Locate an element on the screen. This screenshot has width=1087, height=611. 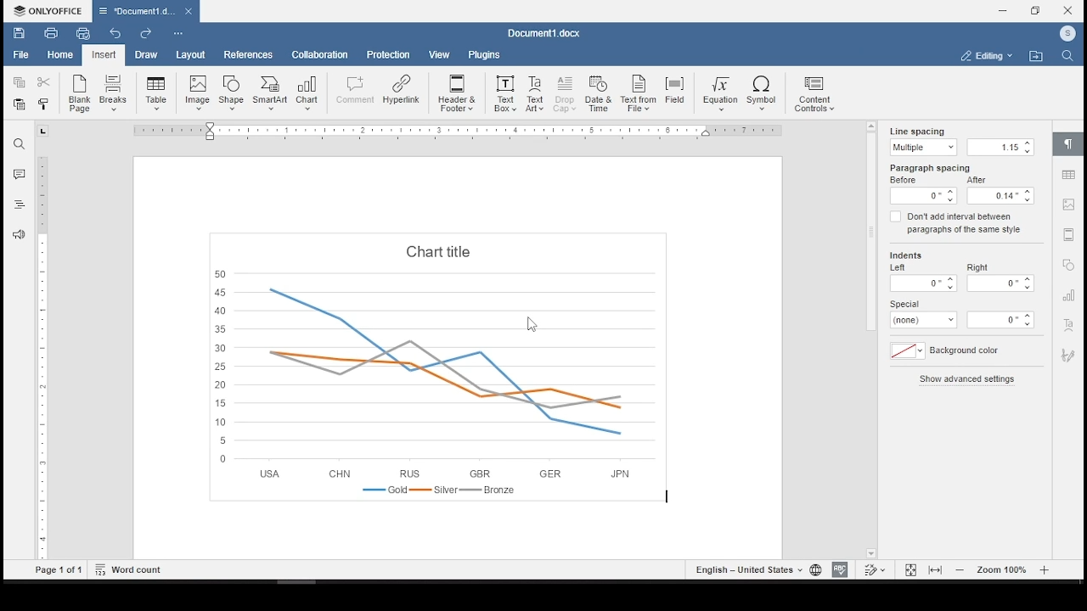
quick print is located at coordinates (86, 36).